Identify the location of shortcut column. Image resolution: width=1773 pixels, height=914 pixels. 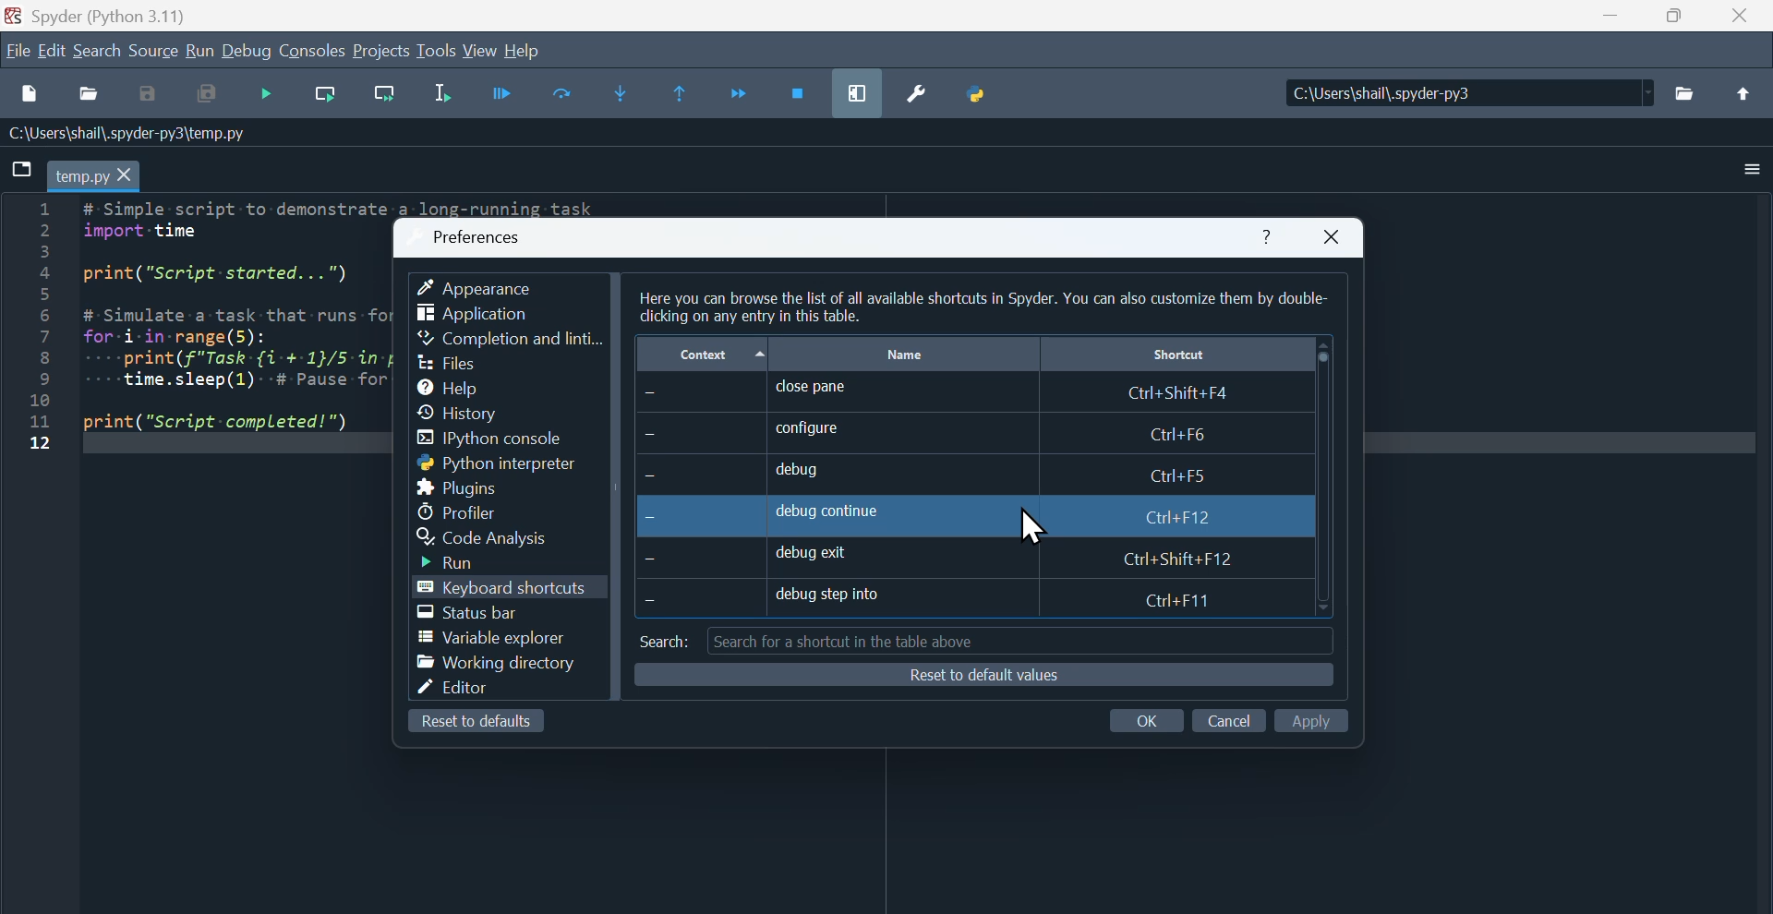
(1174, 355).